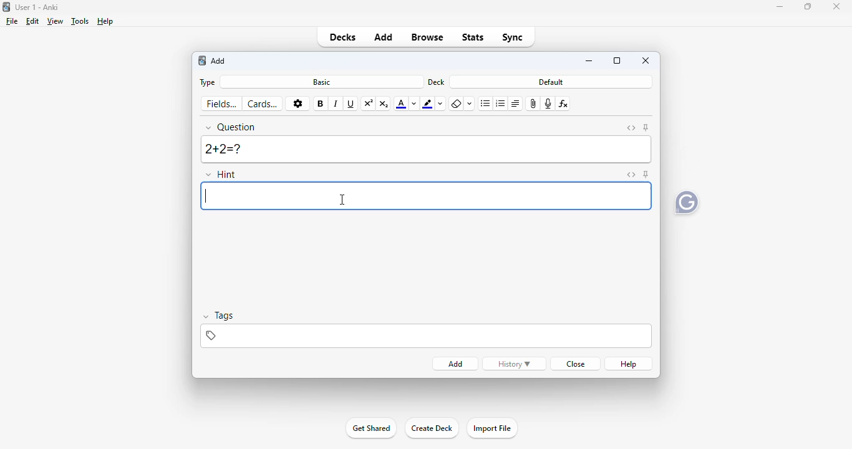 The width and height of the screenshot is (852, 449). Describe the element at coordinates (427, 37) in the screenshot. I see `browse` at that location.